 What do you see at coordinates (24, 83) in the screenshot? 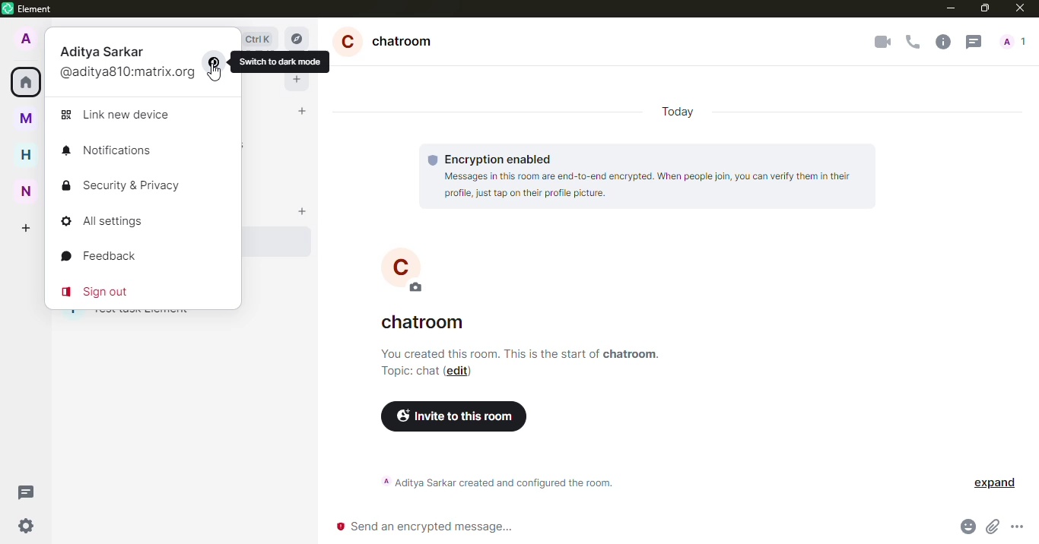
I see `home` at bounding box center [24, 83].